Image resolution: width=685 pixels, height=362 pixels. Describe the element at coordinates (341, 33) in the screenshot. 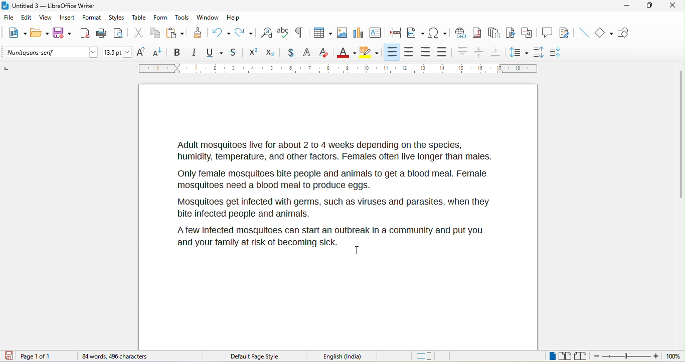

I see `image` at that location.